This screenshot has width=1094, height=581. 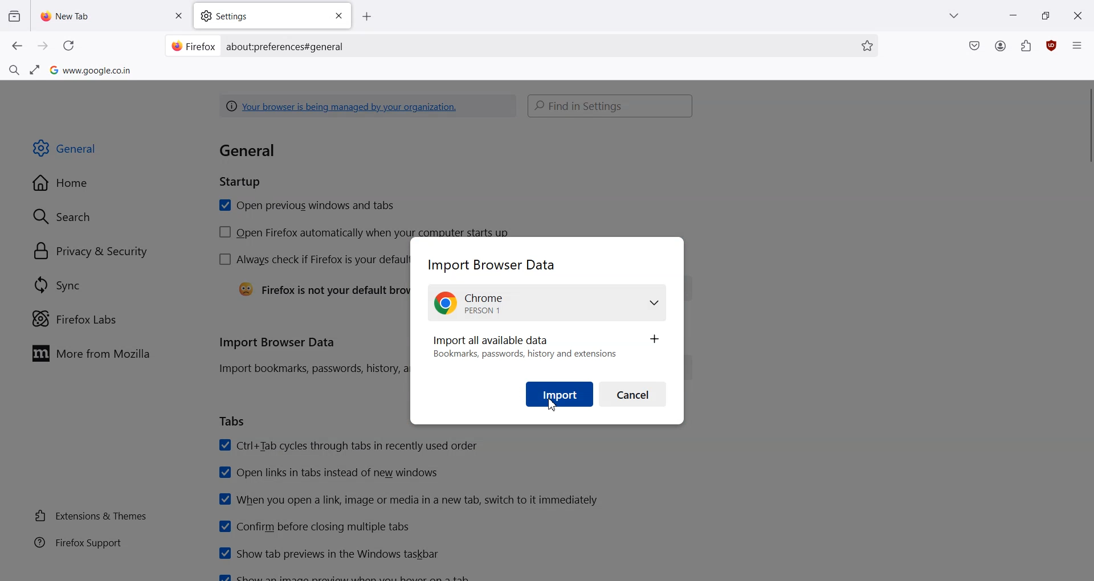 I want to click on Confirm before closing multiple tabs, so click(x=313, y=526).